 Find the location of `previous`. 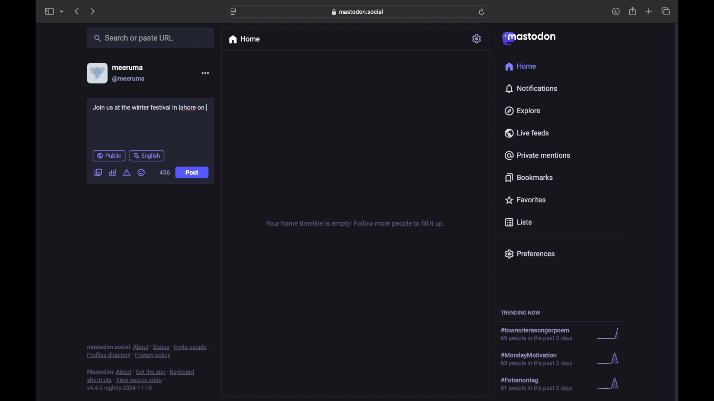

previous is located at coordinates (77, 11).